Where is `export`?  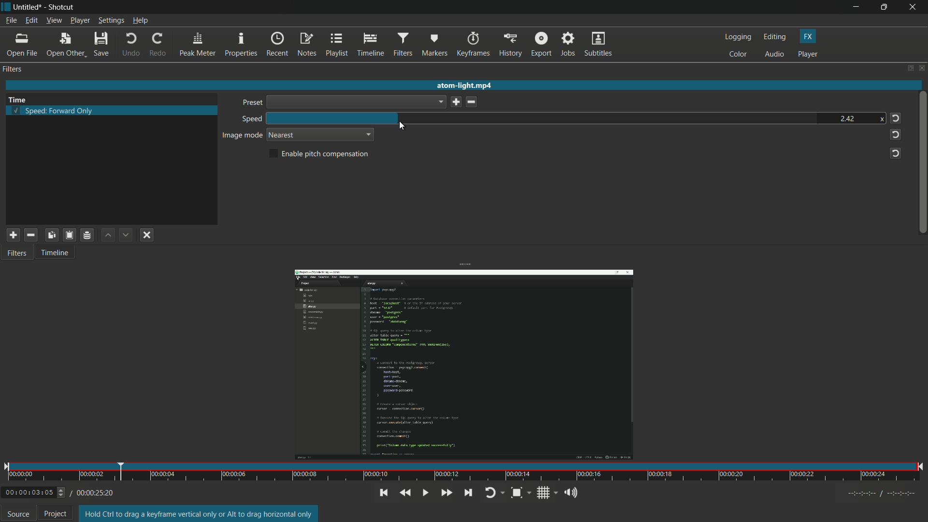
export is located at coordinates (541, 45).